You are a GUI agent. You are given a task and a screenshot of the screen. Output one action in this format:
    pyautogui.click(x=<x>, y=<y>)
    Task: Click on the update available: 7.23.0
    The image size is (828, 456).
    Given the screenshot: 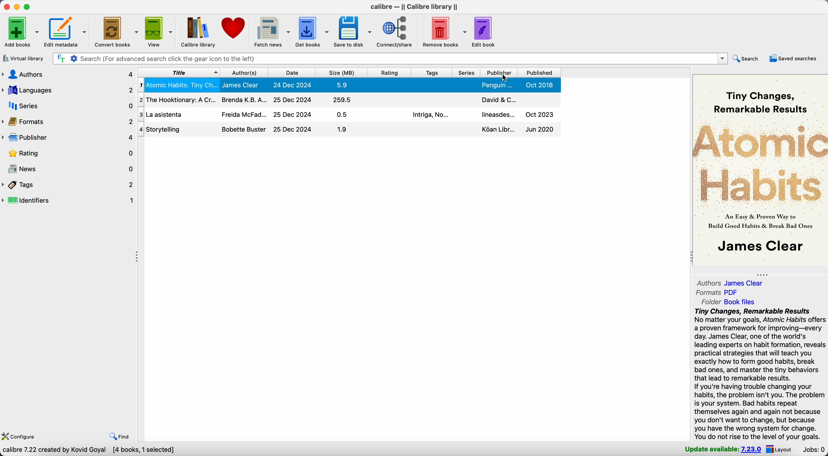 What is the action you would take?
    pyautogui.click(x=721, y=449)
    